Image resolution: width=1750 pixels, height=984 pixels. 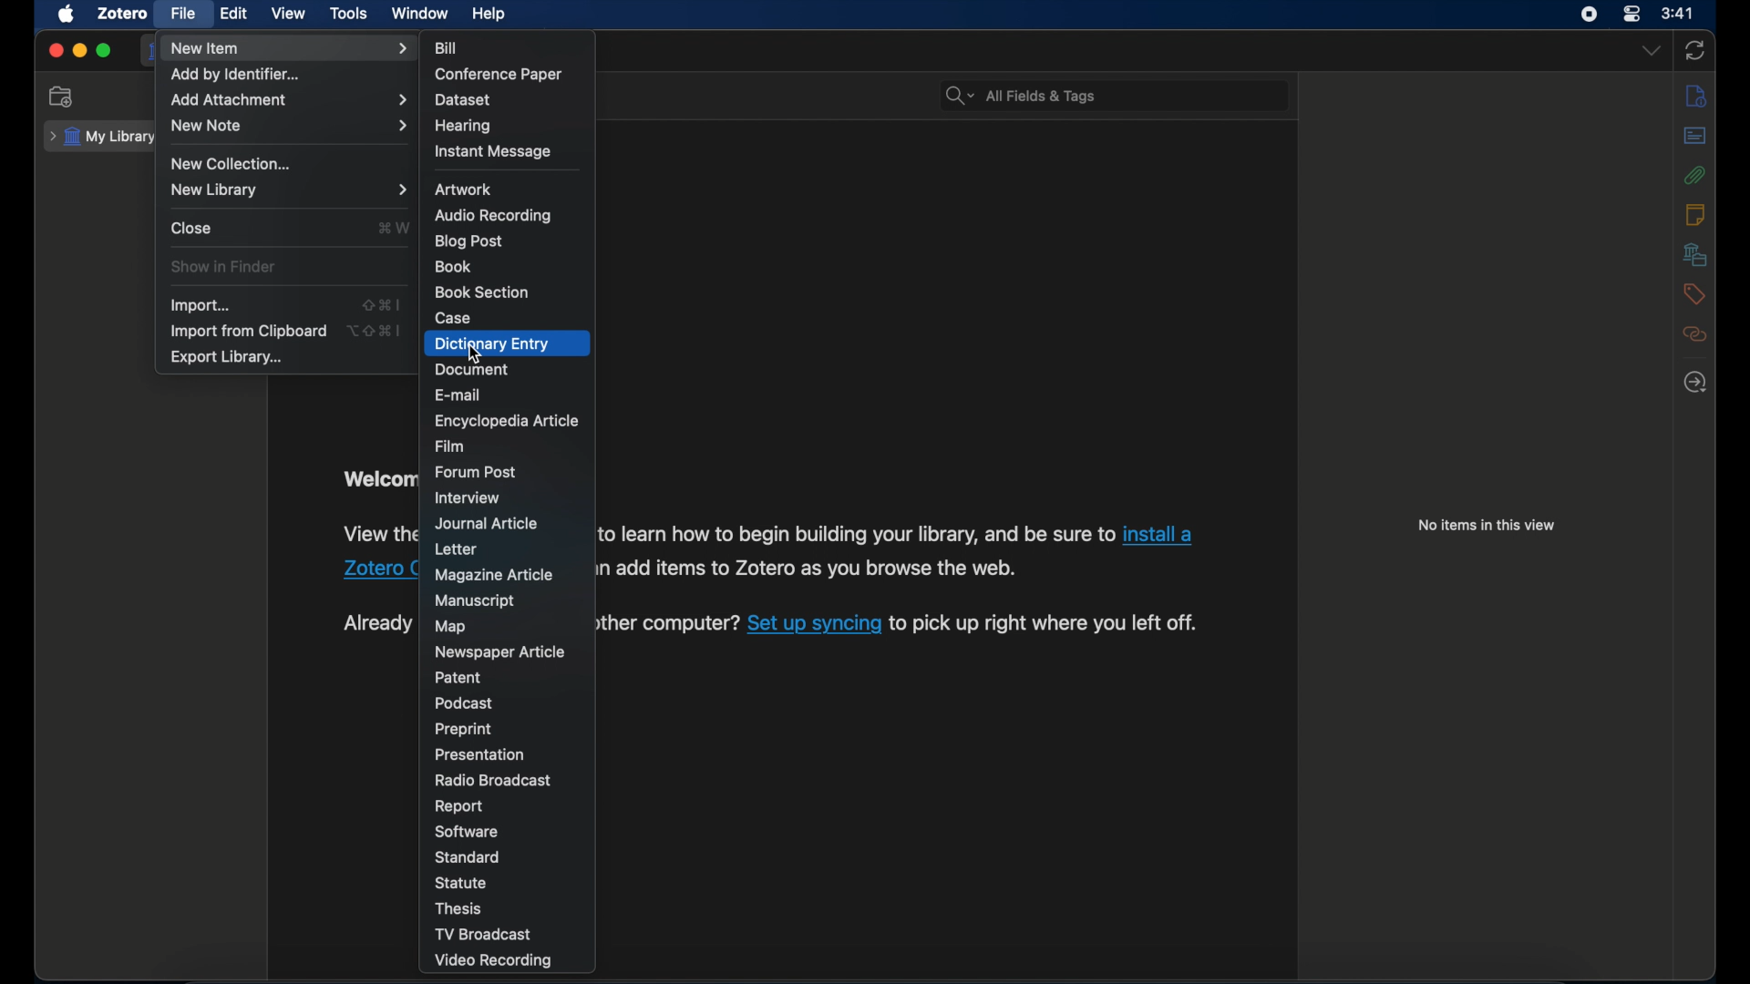 What do you see at coordinates (455, 550) in the screenshot?
I see `letter` at bounding box center [455, 550].